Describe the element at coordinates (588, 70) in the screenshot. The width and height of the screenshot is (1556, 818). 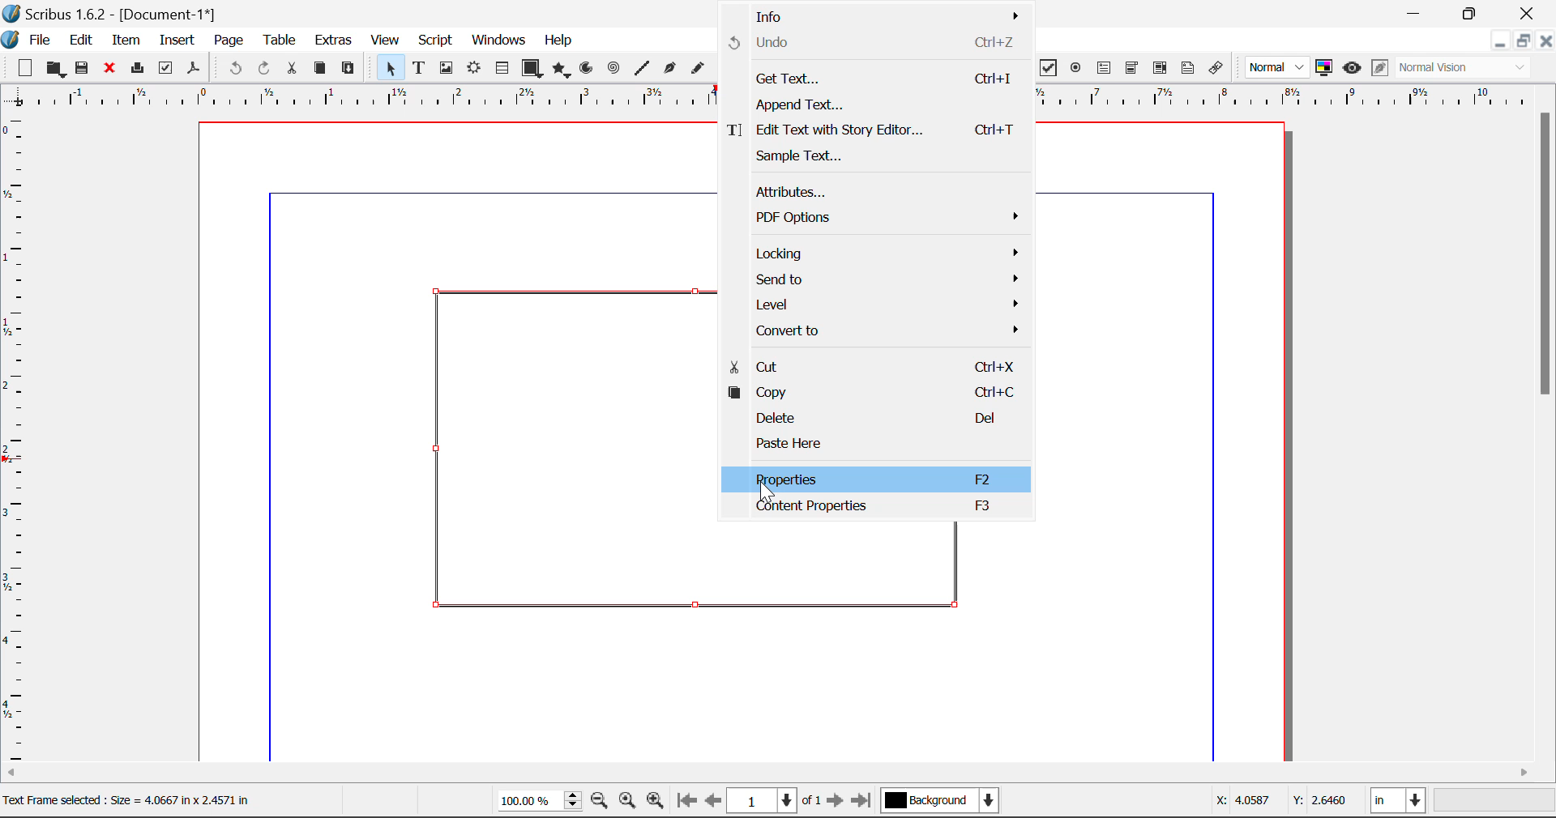
I see `Arc` at that location.